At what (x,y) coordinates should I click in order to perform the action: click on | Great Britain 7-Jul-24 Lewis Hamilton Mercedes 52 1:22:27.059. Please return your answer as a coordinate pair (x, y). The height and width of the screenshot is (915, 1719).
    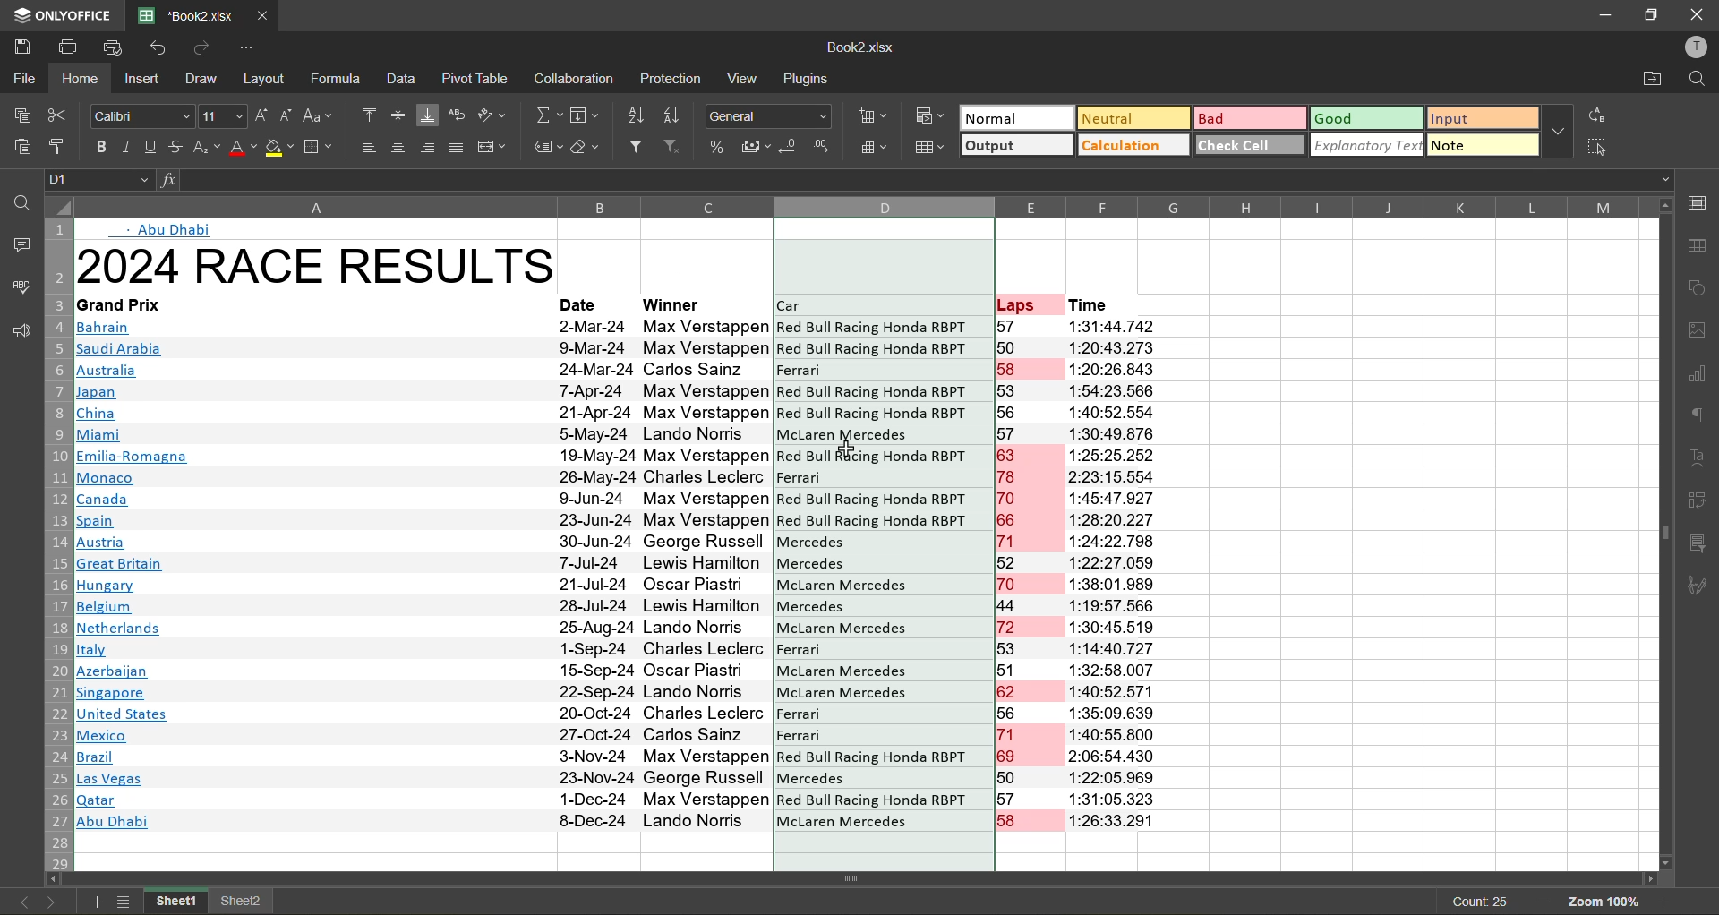
    Looking at the image, I should click on (621, 563).